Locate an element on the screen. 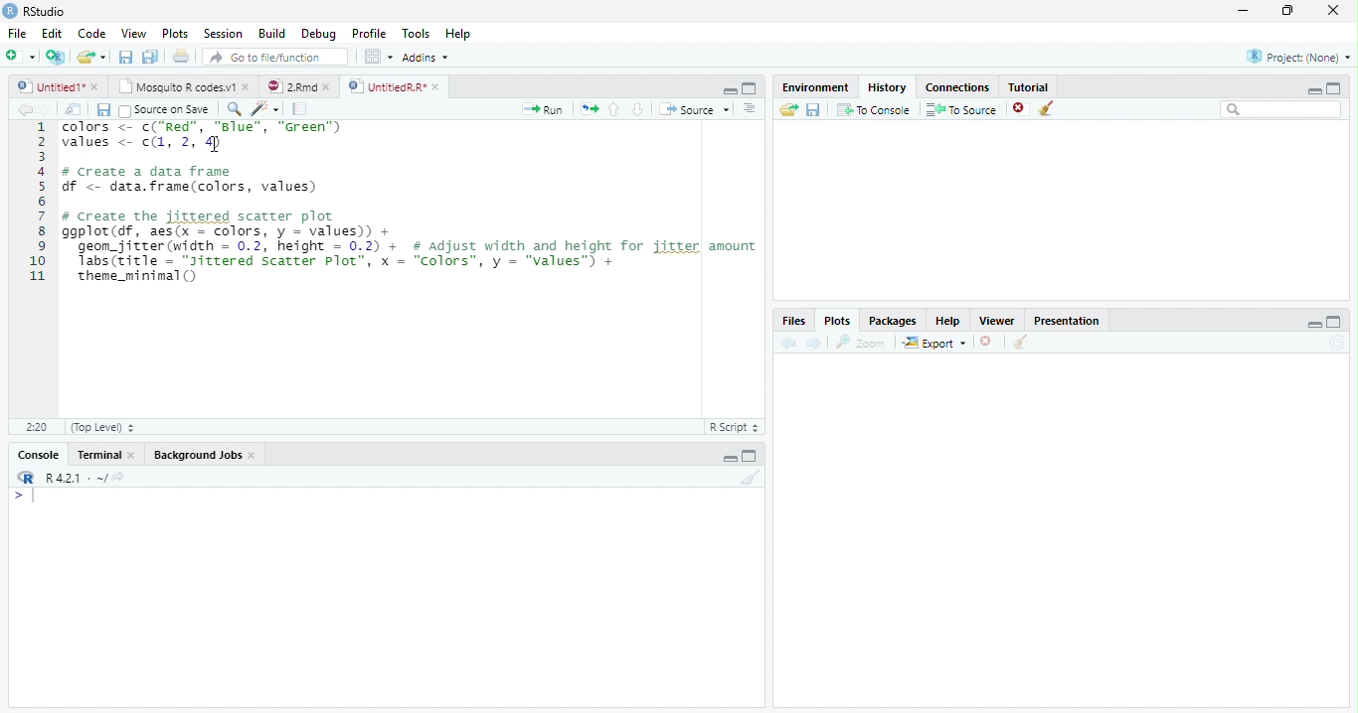 The height and width of the screenshot is (713, 1358). R 4.2.1 . ~/ is located at coordinates (76, 478).